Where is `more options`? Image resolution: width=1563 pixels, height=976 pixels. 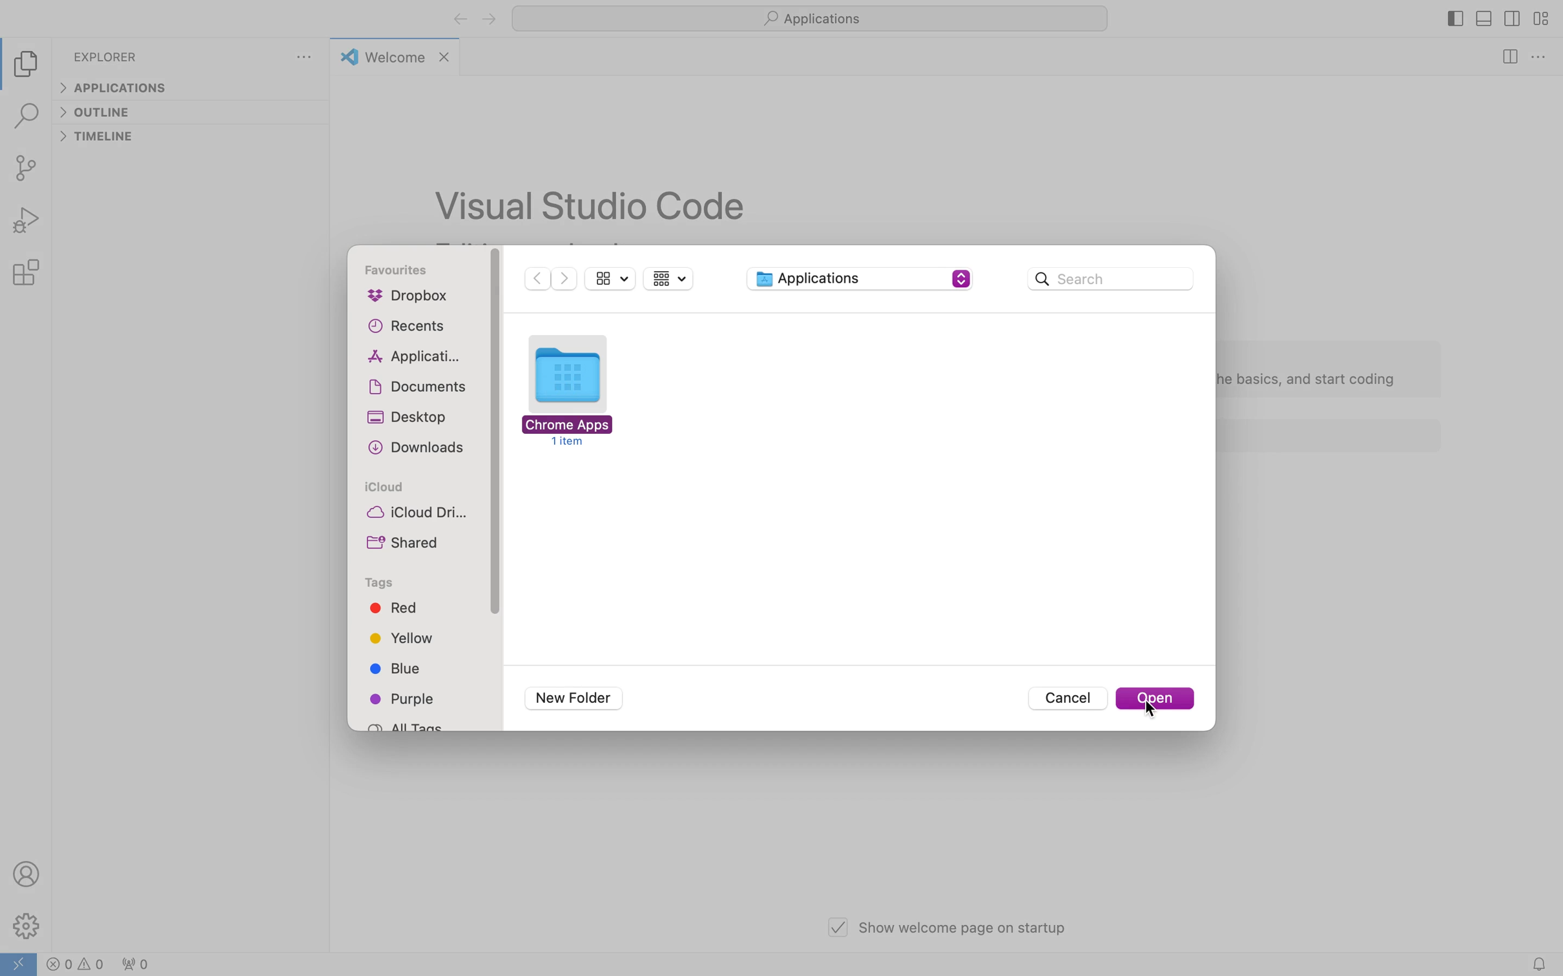 more options is located at coordinates (306, 59).